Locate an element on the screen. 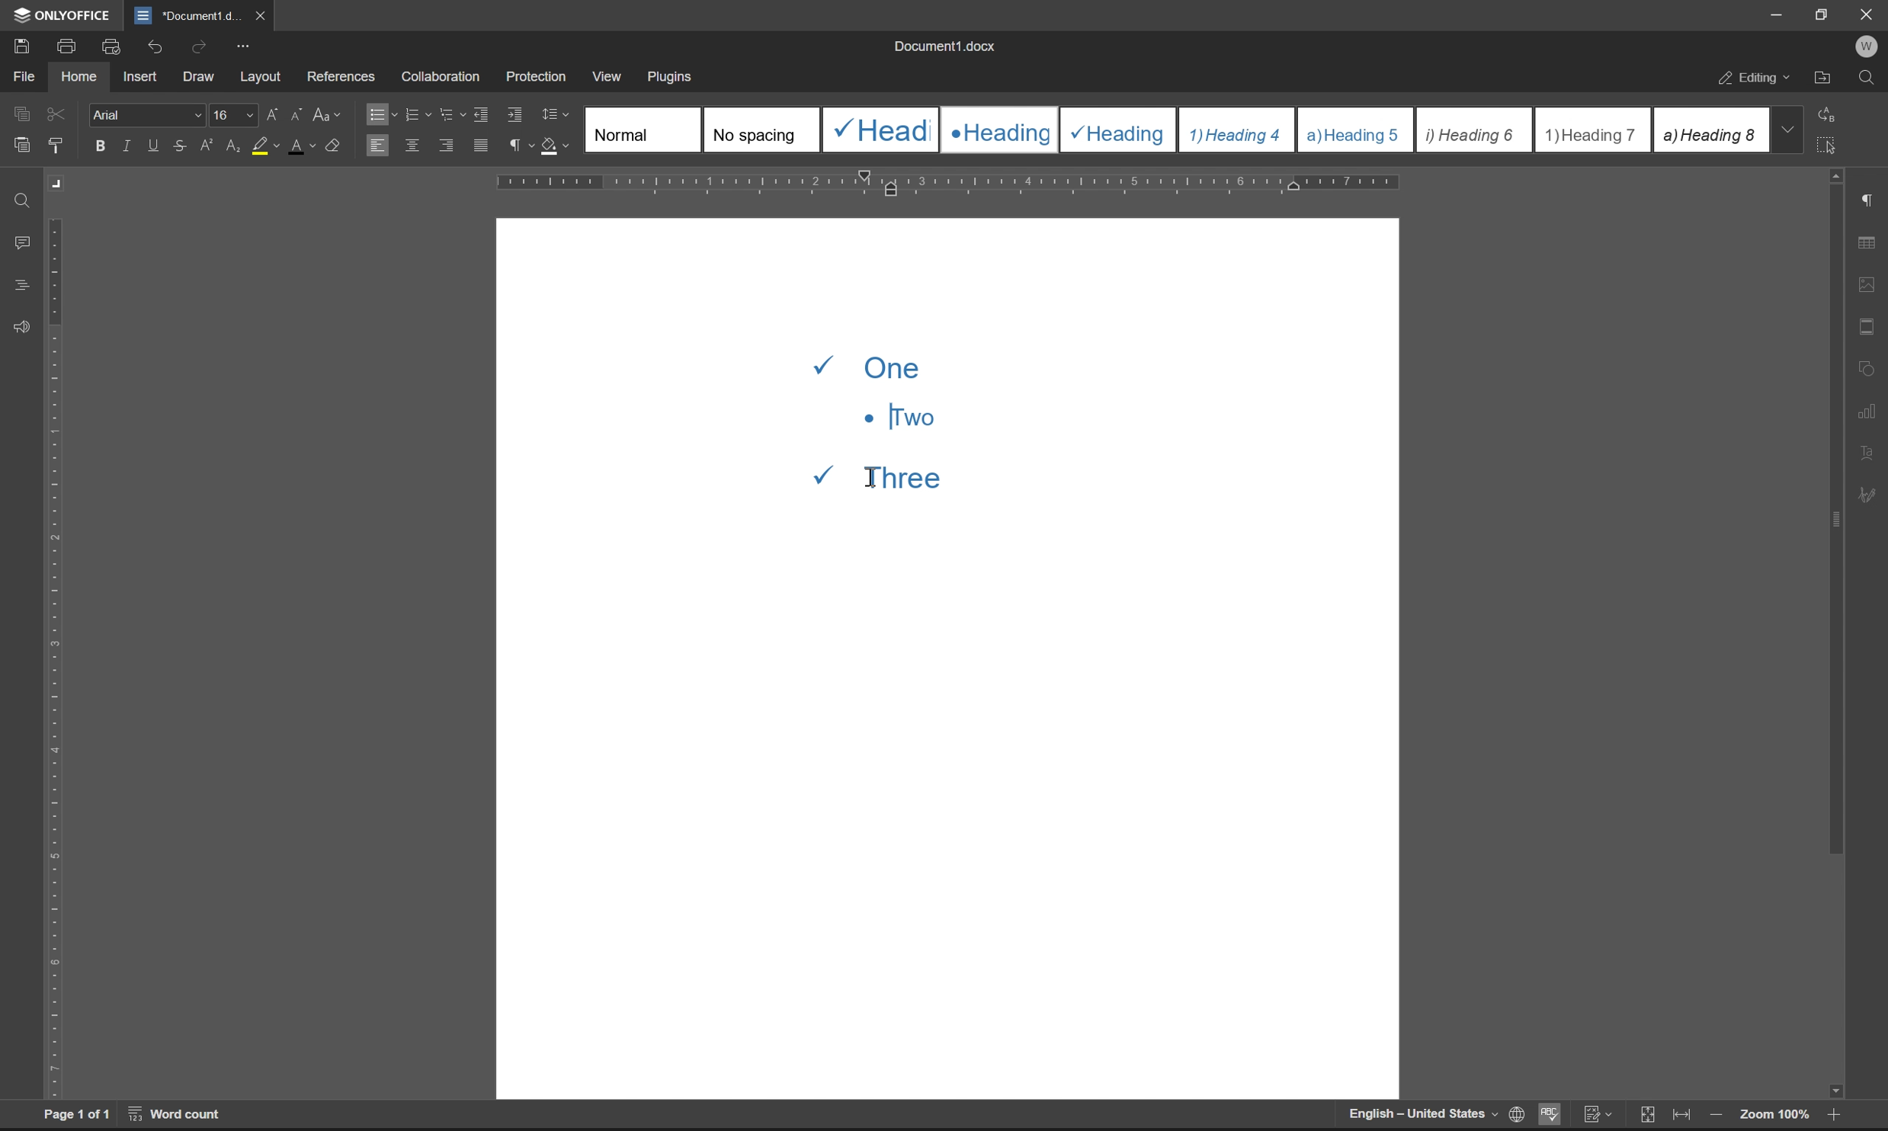  replace is located at coordinates (1832, 113).